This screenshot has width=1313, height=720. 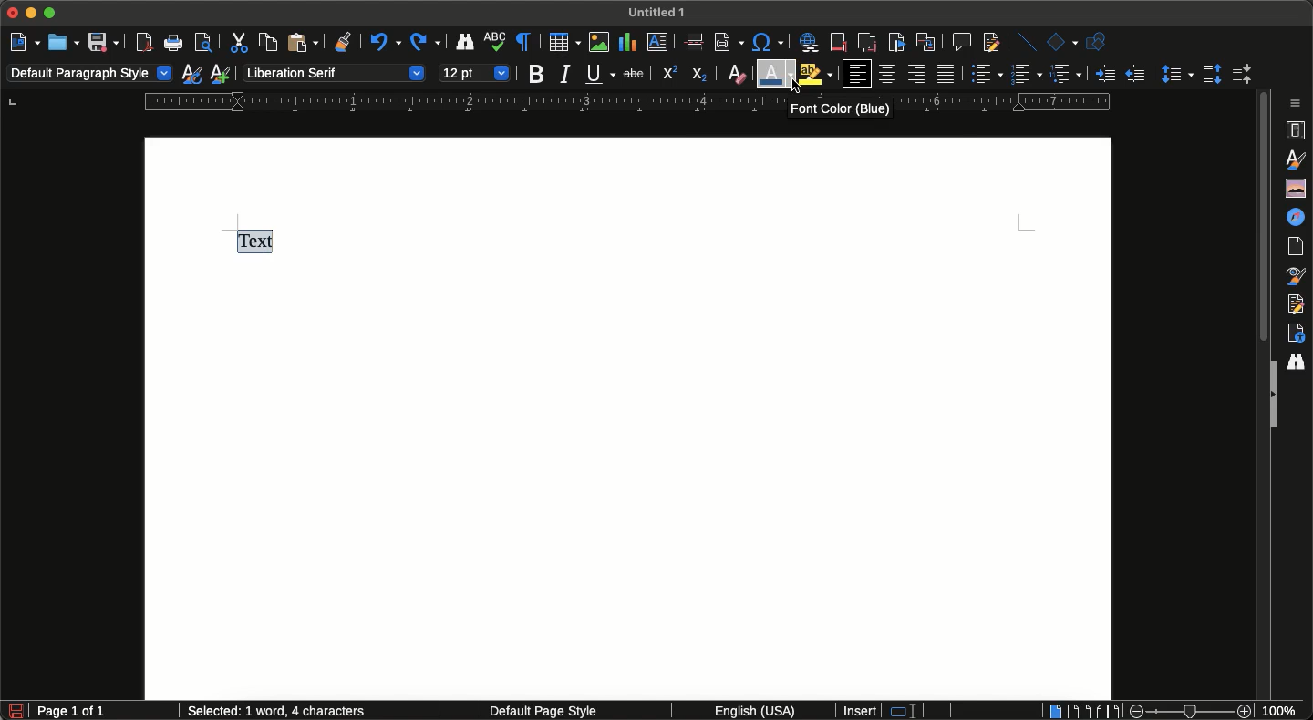 What do you see at coordinates (1271, 396) in the screenshot?
I see `Expand` at bounding box center [1271, 396].